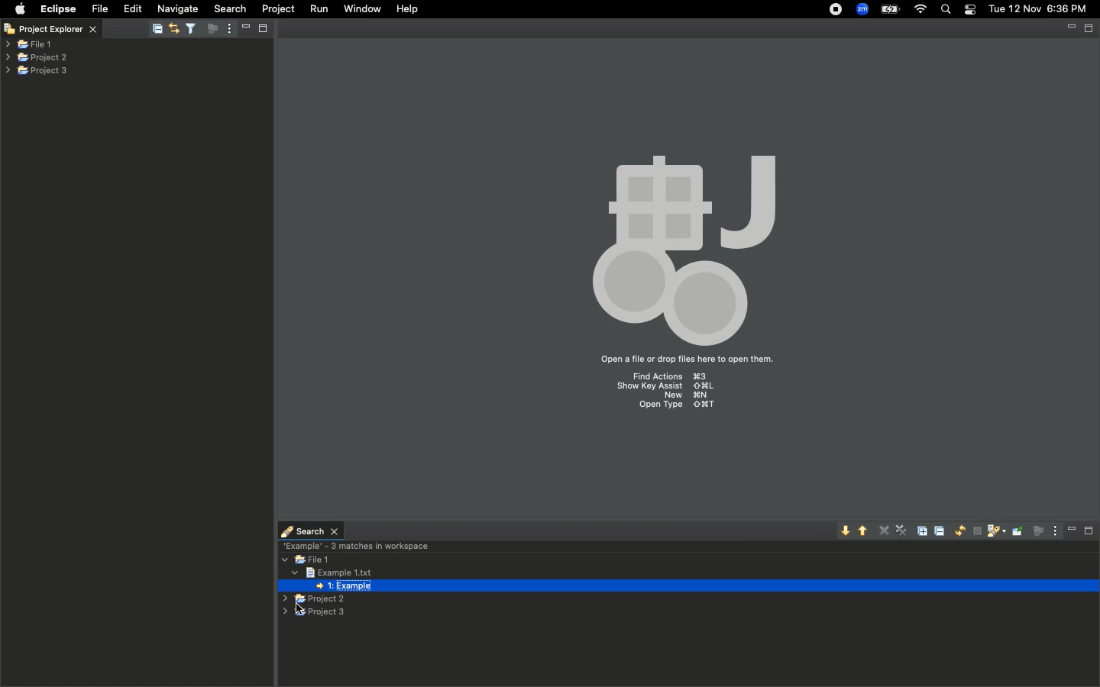 The height and width of the screenshot is (687, 1100). What do you see at coordinates (845, 531) in the screenshot?
I see `Show next match` at bounding box center [845, 531].